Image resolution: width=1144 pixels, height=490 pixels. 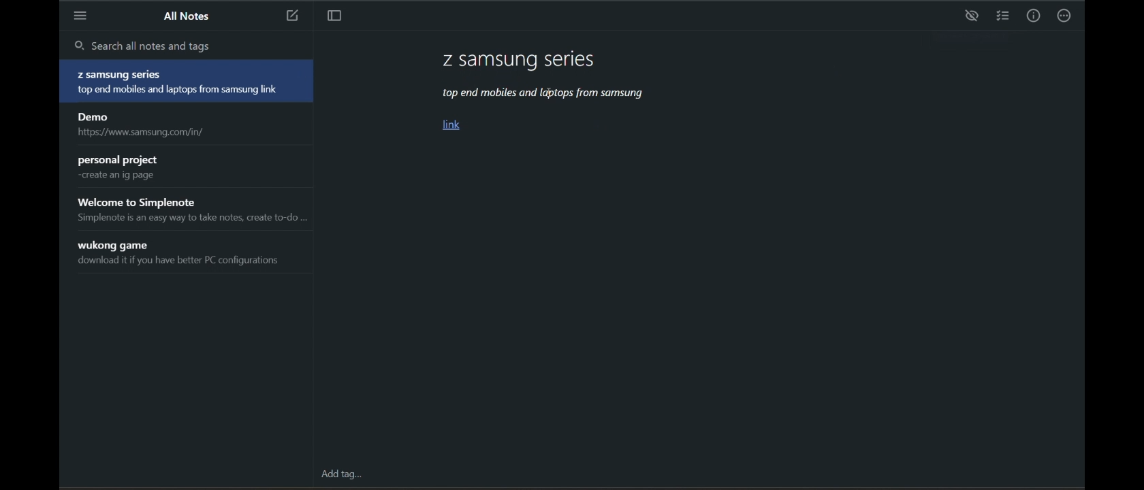 What do you see at coordinates (290, 17) in the screenshot?
I see `new note` at bounding box center [290, 17].